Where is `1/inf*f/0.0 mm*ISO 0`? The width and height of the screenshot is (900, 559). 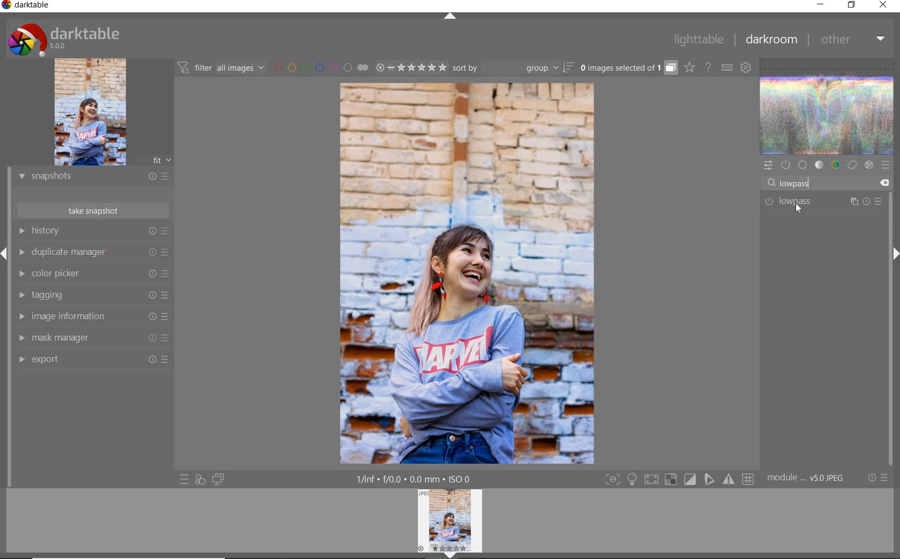 1/inf*f/0.0 mm*ISO 0 is located at coordinates (416, 479).